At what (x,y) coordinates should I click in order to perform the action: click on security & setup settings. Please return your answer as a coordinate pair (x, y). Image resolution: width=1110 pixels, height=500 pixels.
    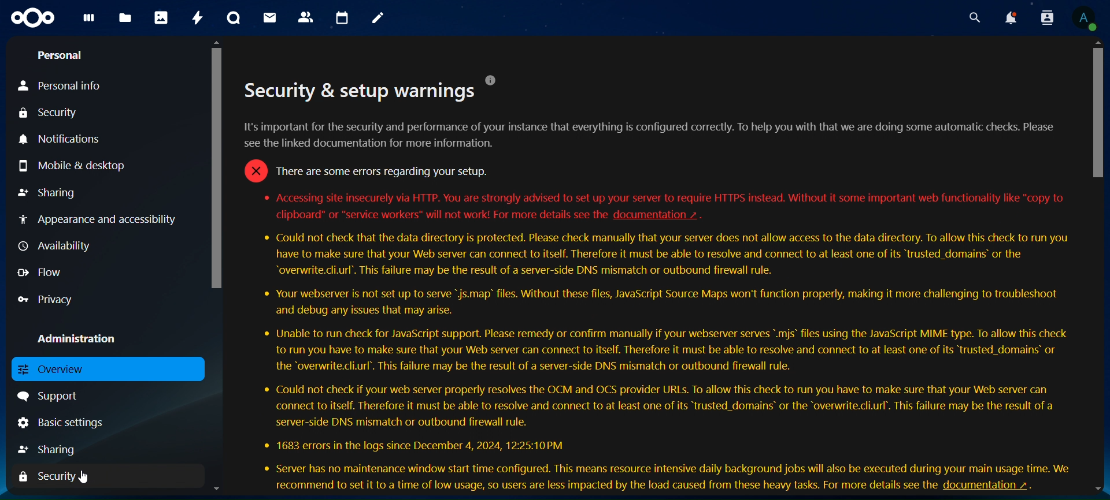
    Looking at the image, I should click on (654, 283).